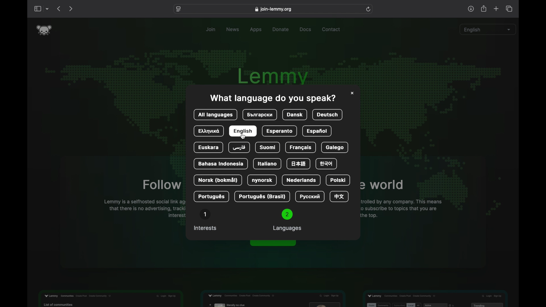 The image size is (546, 307). I want to click on refresh, so click(368, 9).